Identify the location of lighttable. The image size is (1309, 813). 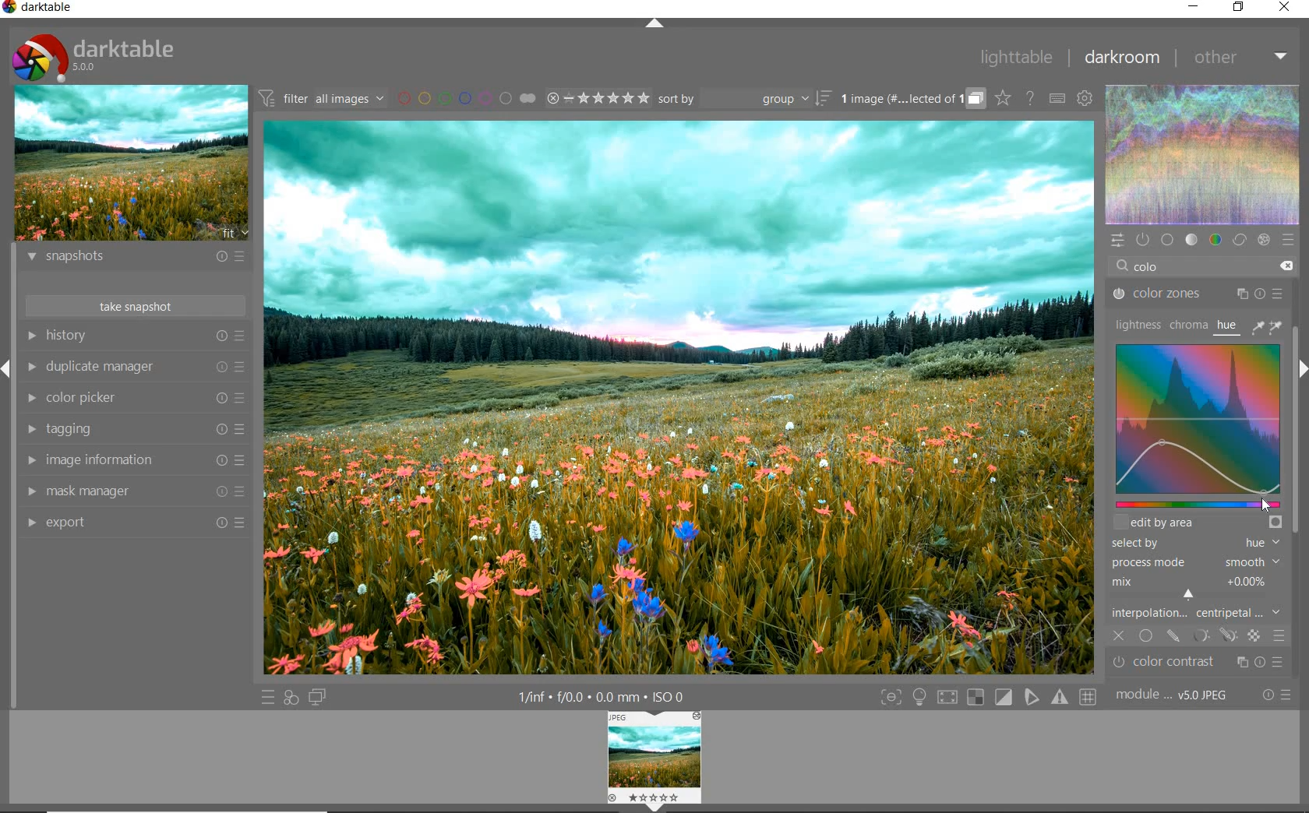
(1016, 58).